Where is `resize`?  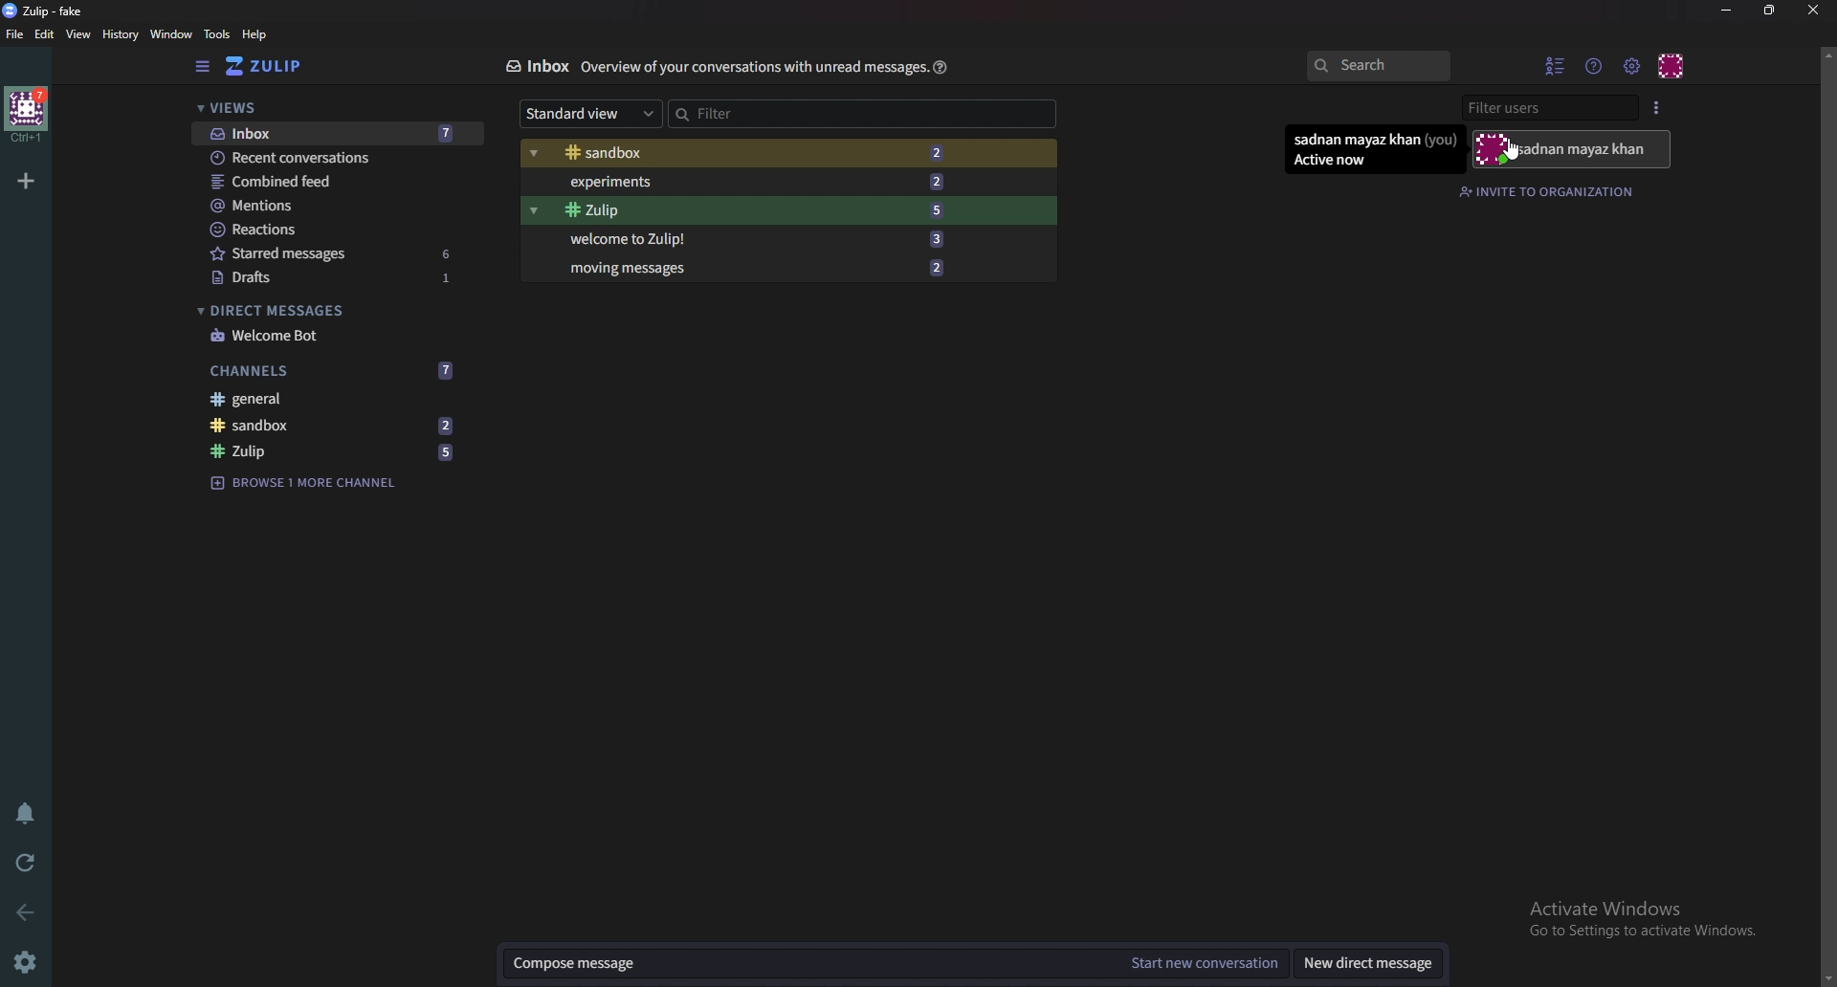
resize is located at coordinates (1771, 11).